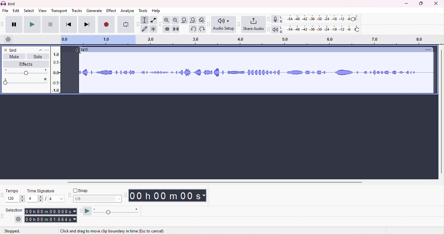 Image resolution: width=444 pixels, height=235 pixels. What do you see at coordinates (19, 219) in the screenshot?
I see `selection options` at bounding box center [19, 219].